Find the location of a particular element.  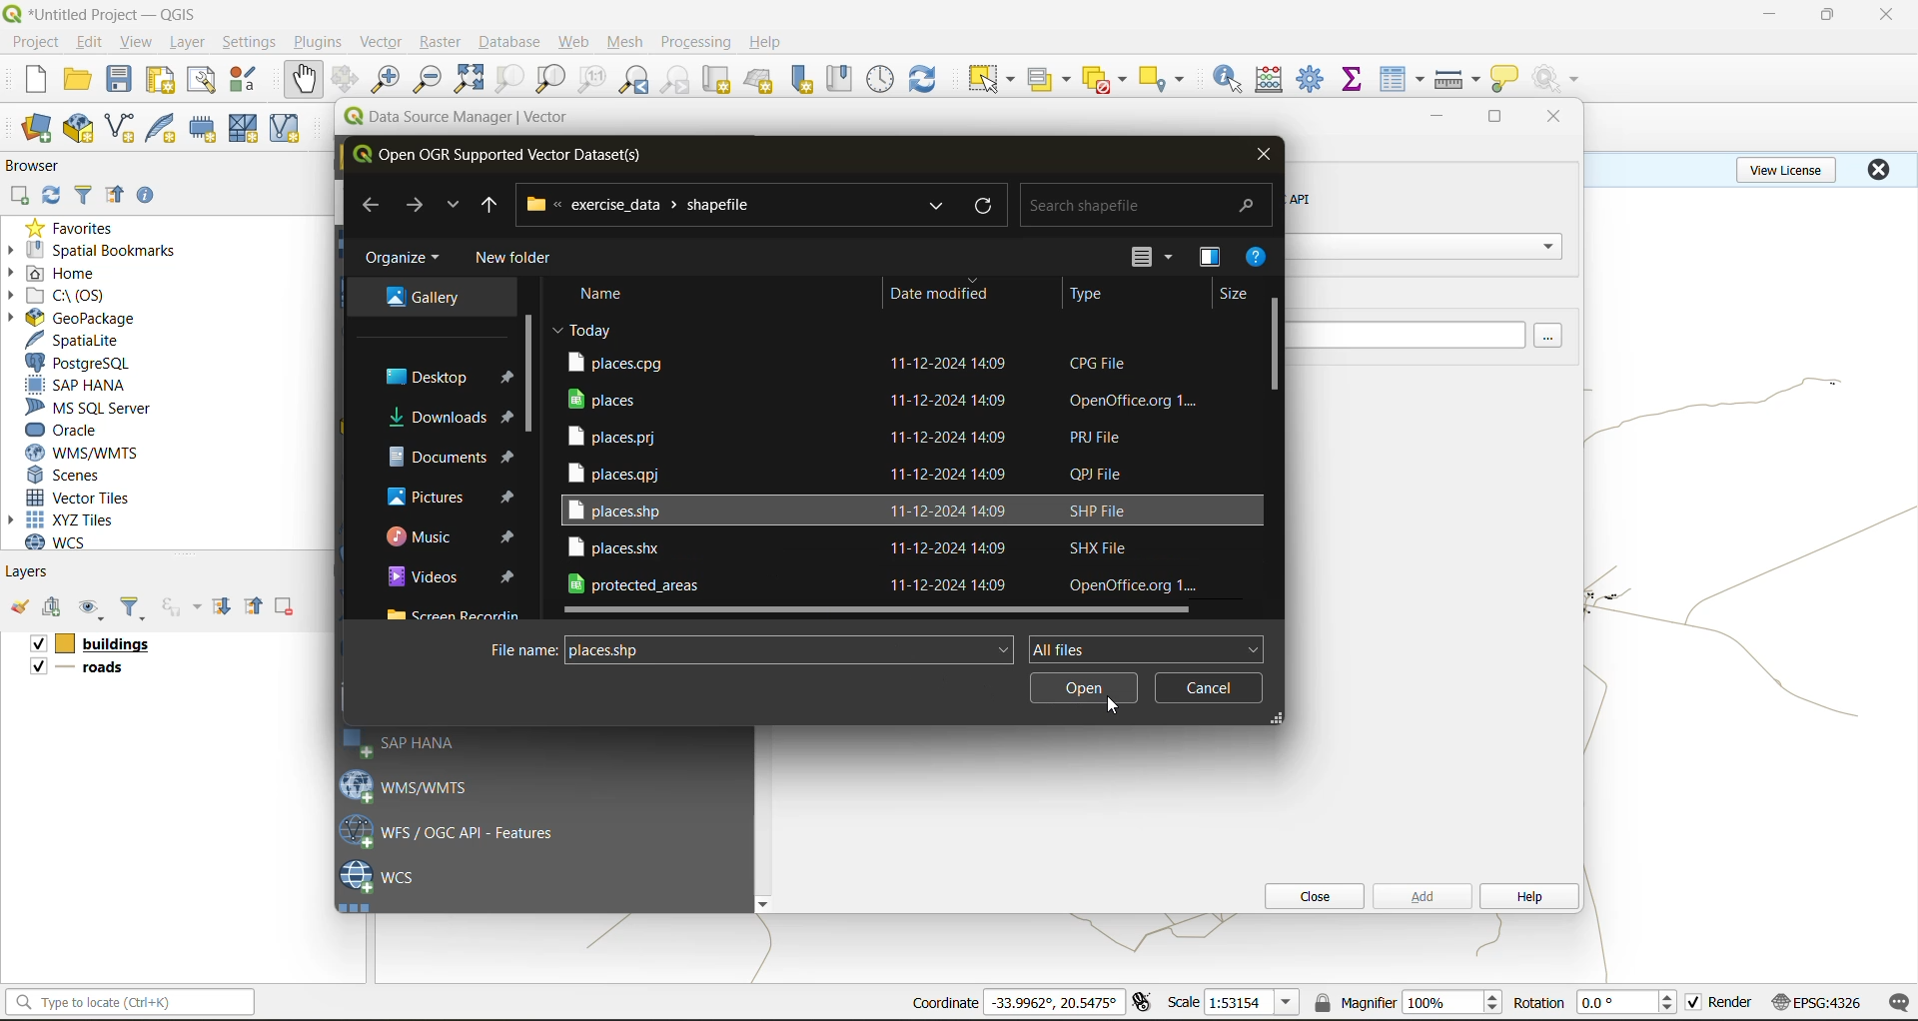

show spatial bookmark is located at coordinates (846, 77).